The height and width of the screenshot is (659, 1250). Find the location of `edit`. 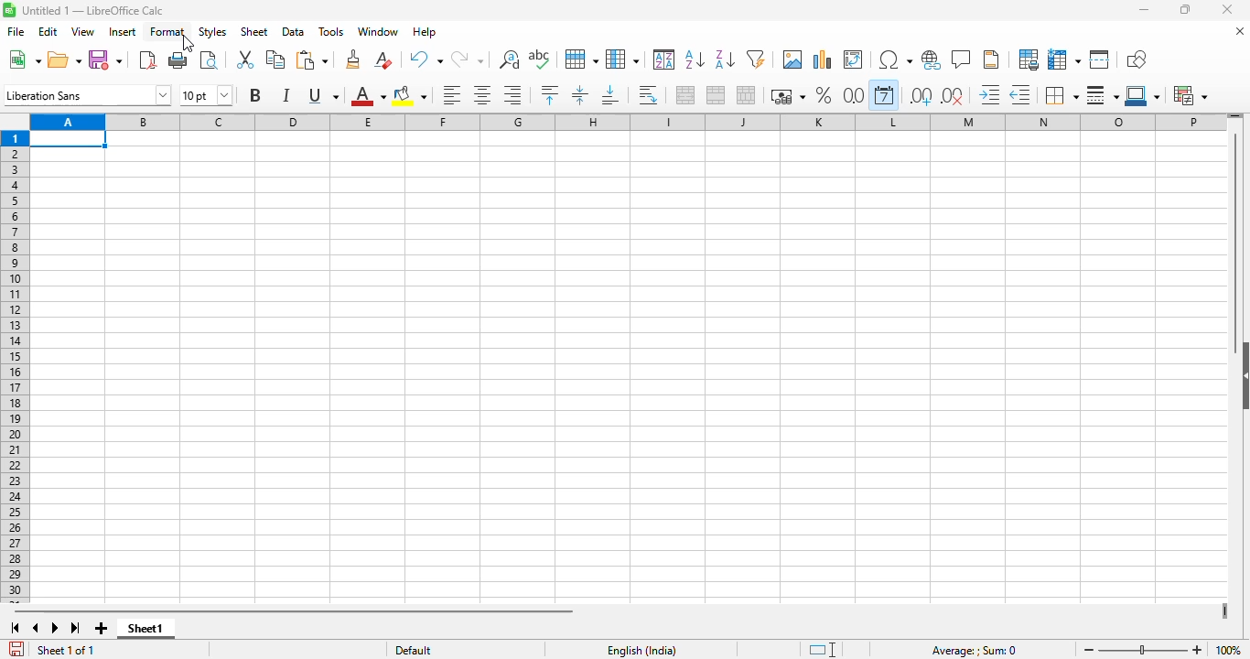

edit is located at coordinates (48, 32).